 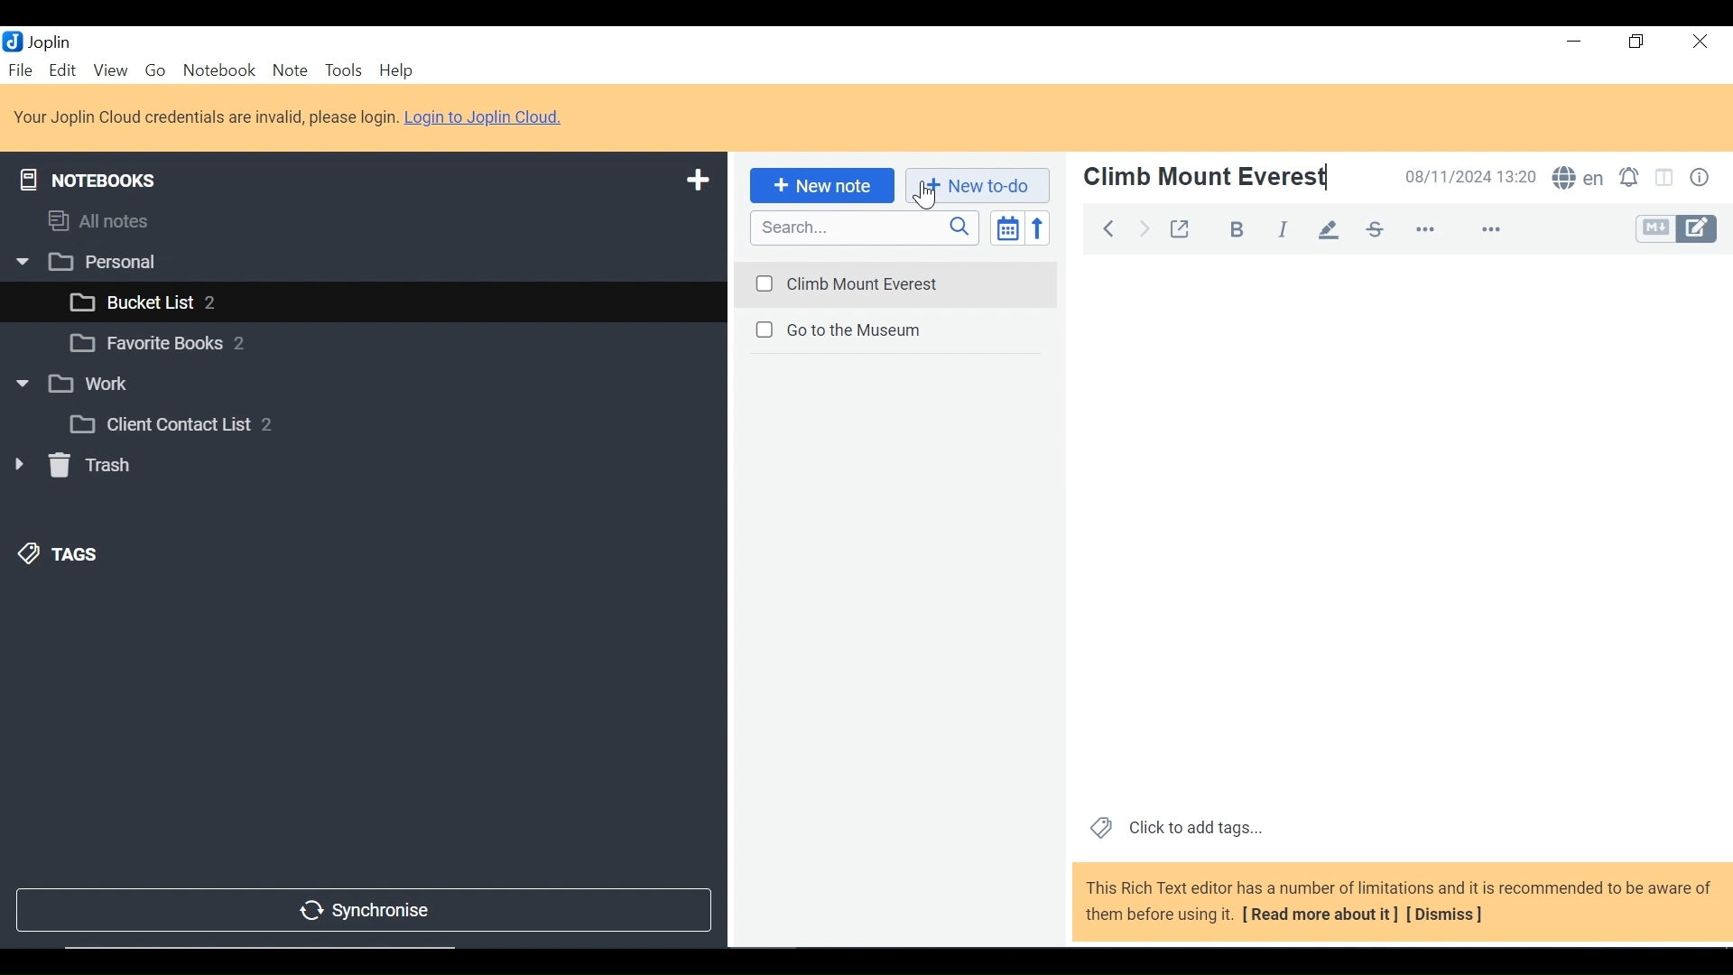 What do you see at coordinates (820, 186) in the screenshot?
I see `Add New Note` at bounding box center [820, 186].